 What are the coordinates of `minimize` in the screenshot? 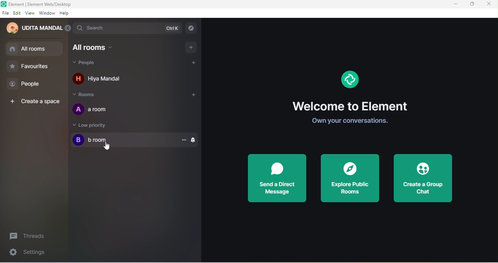 It's located at (456, 4).